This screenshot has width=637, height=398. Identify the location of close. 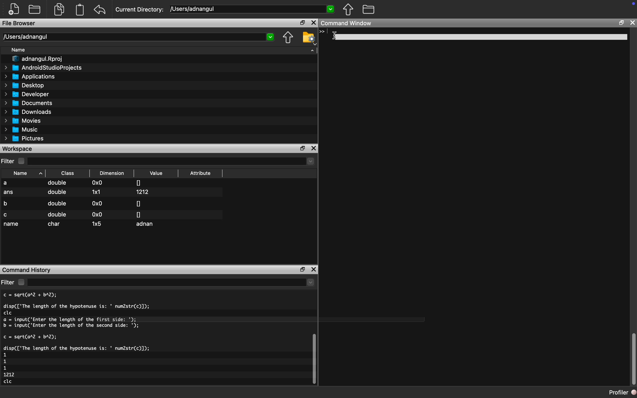
(315, 148).